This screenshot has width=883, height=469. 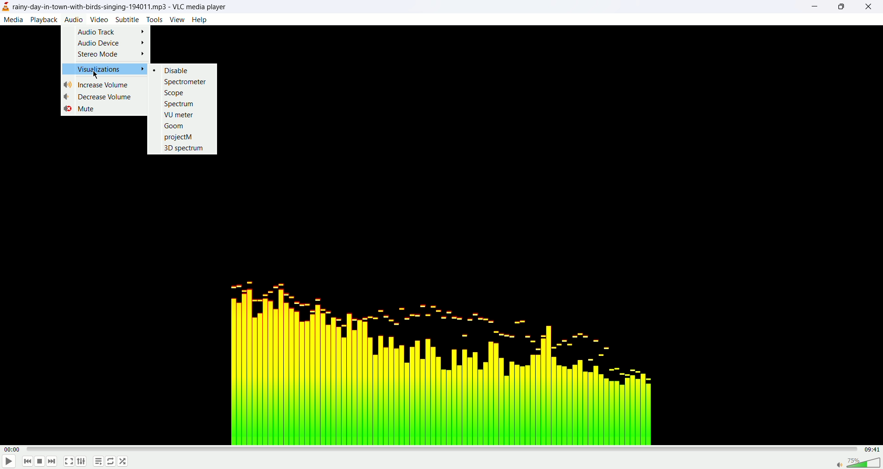 I want to click on media, so click(x=14, y=20).